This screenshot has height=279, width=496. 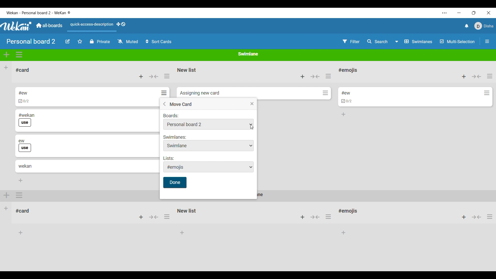 What do you see at coordinates (459, 13) in the screenshot?
I see `Minimize` at bounding box center [459, 13].